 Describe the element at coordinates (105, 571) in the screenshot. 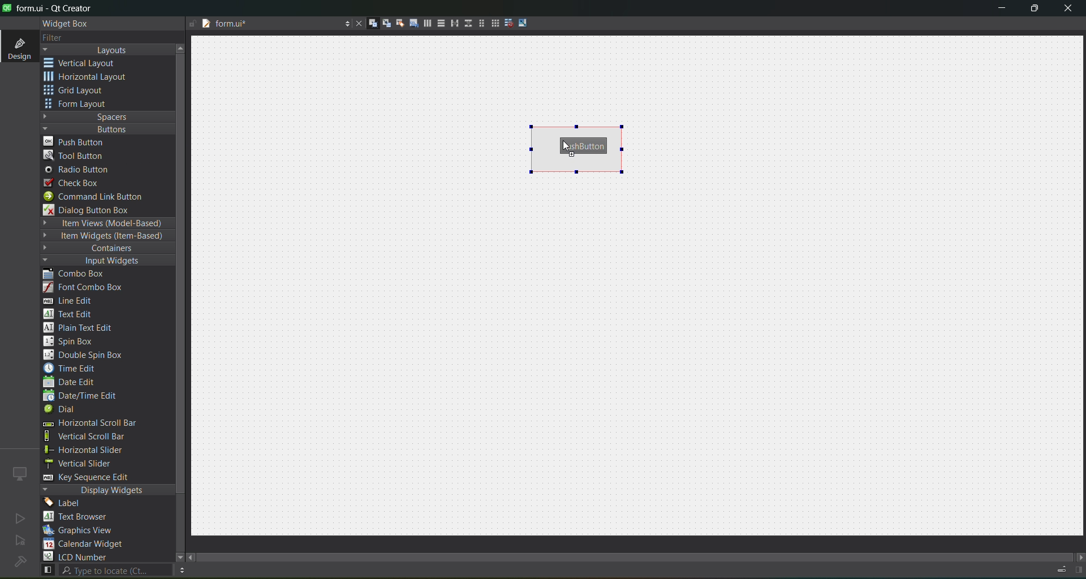

I see `search` at that location.